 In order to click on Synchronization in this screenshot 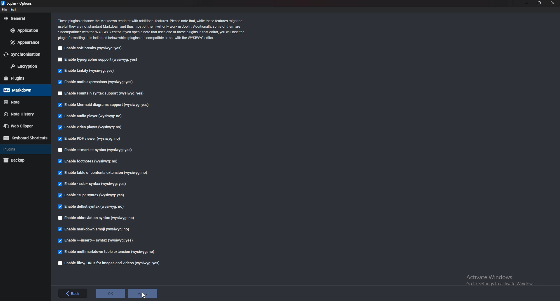, I will do `click(25, 54)`.